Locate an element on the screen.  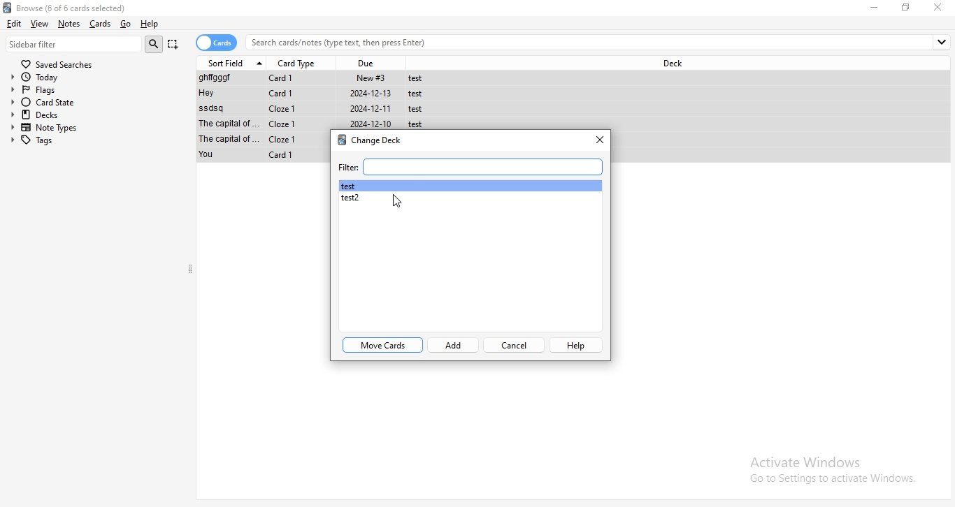
Cards is located at coordinates (102, 24).